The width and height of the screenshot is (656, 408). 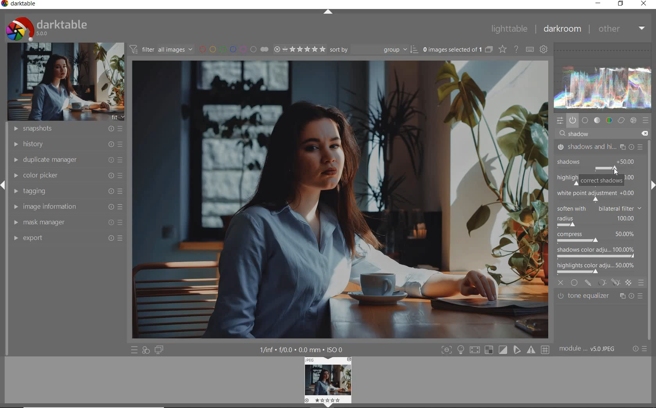 I want to click on reset or presets & preferences , so click(x=639, y=349).